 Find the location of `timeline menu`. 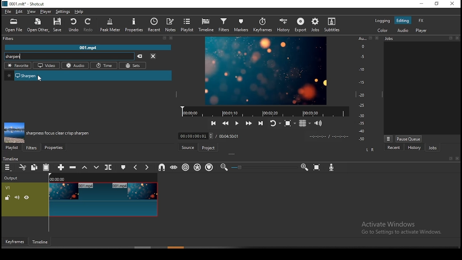

timeline menu is located at coordinates (8, 167).